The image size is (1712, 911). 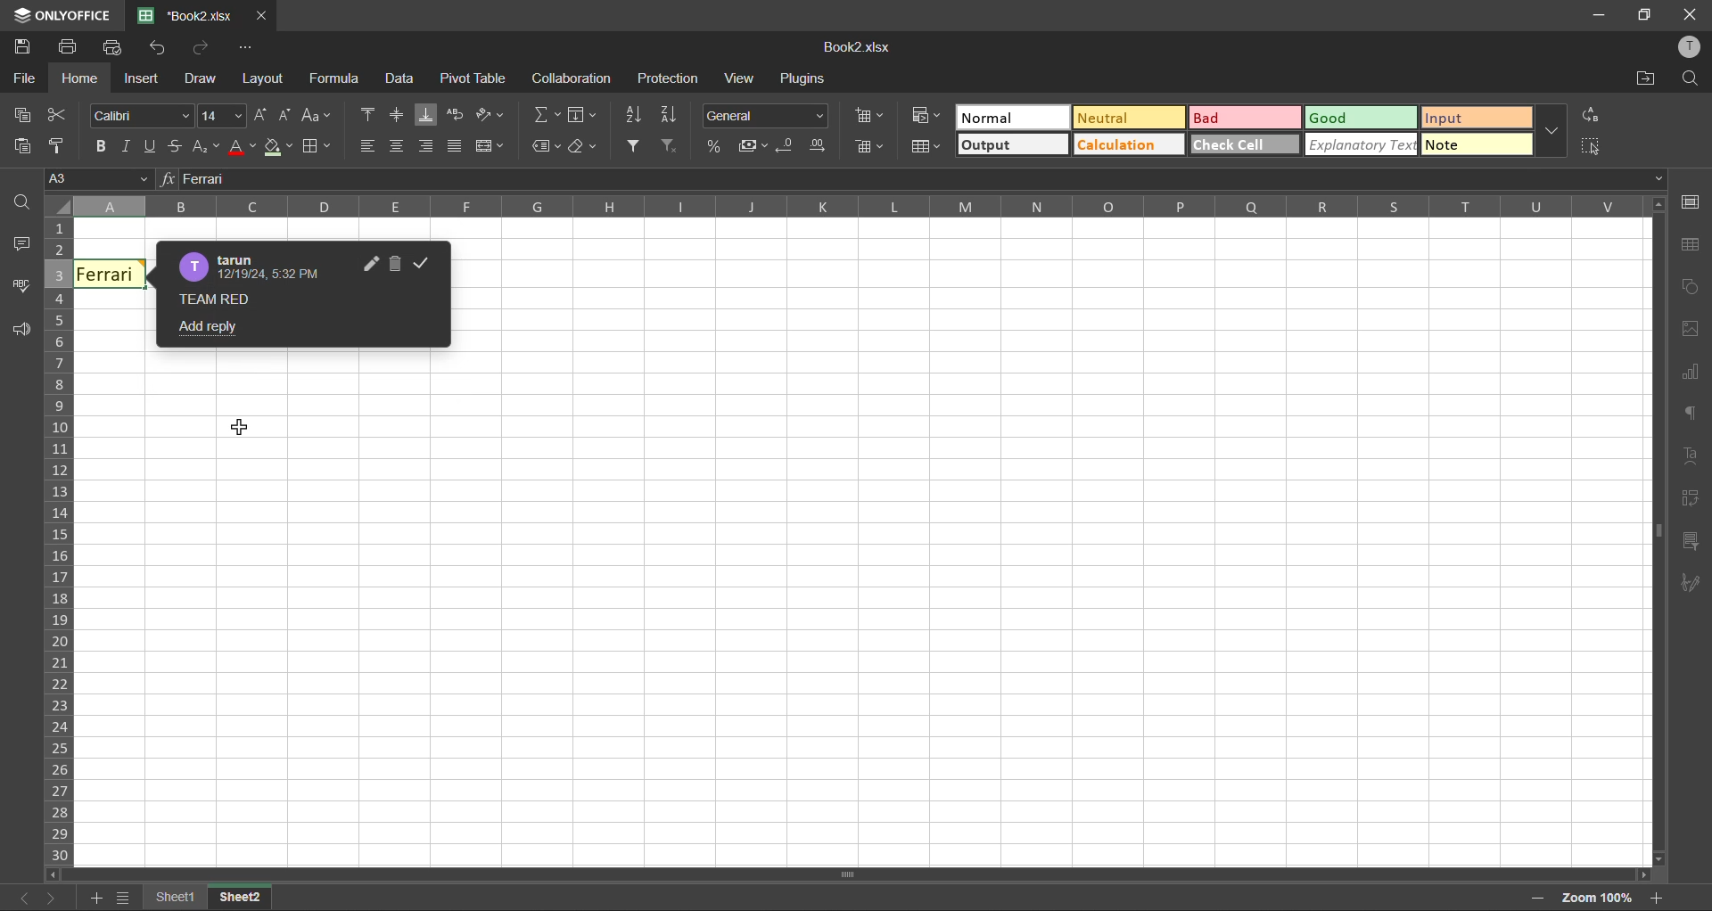 I want to click on copy style, so click(x=59, y=148).